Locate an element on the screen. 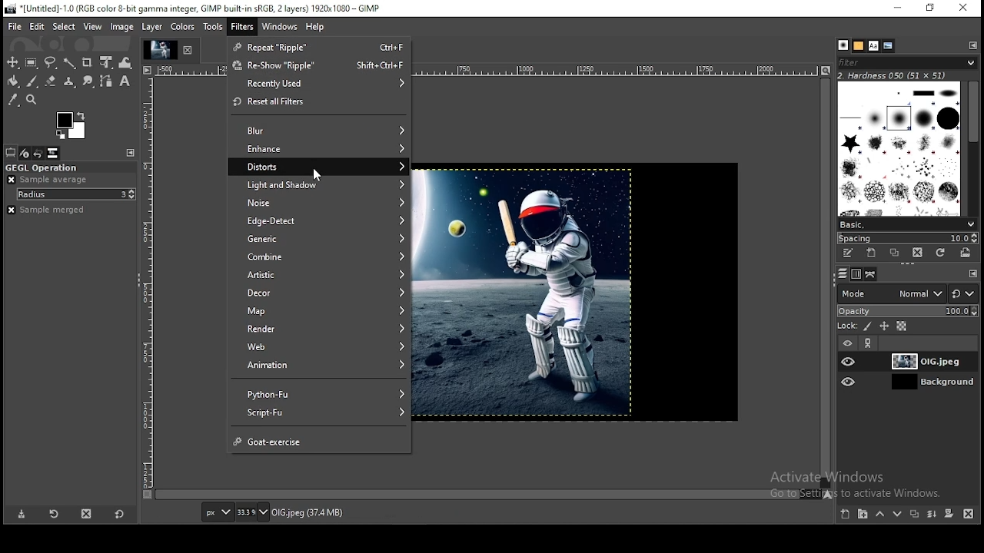 Image resolution: width=984 pixels, height=553 pixels. layer 1 is located at coordinates (919, 382).